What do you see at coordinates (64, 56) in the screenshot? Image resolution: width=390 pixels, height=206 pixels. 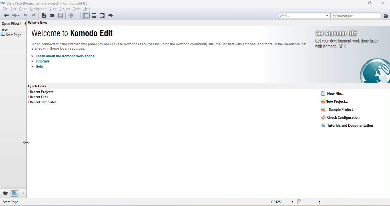 I see `learn about the komodo workspace` at bounding box center [64, 56].